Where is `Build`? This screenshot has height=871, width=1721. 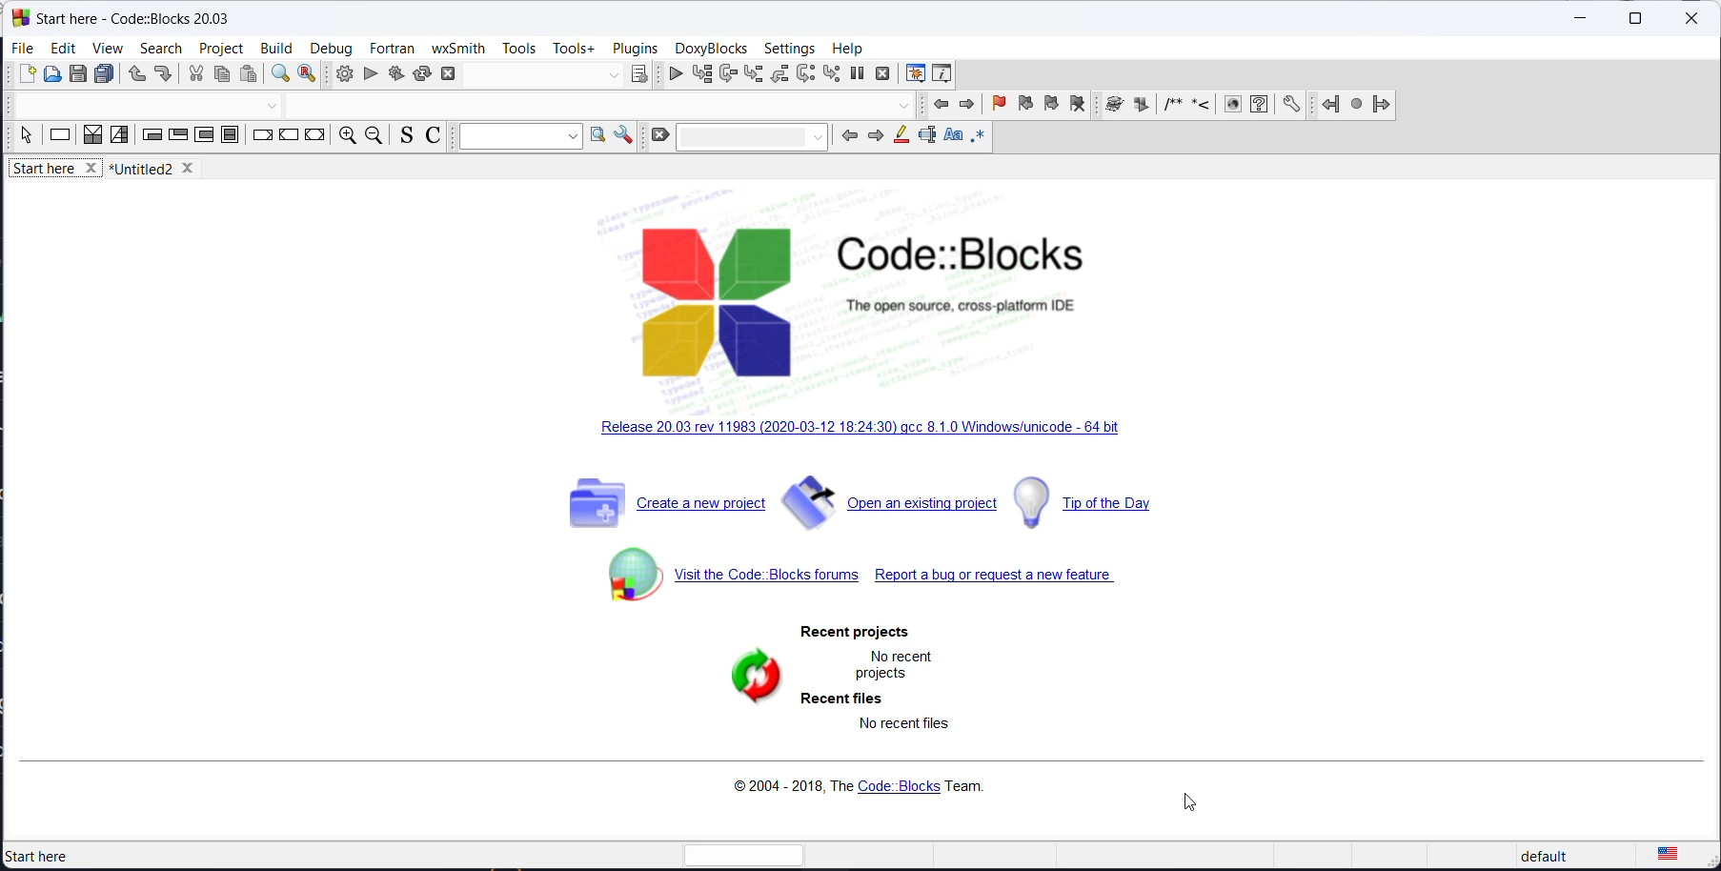 Build is located at coordinates (274, 46).